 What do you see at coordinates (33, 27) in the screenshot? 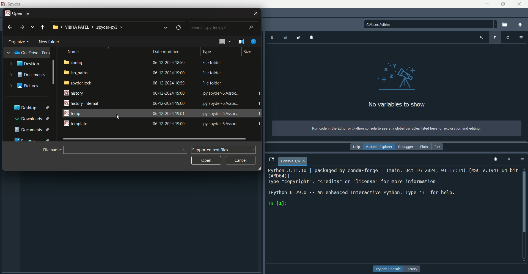
I see `explore` at bounding box center [33, 27].